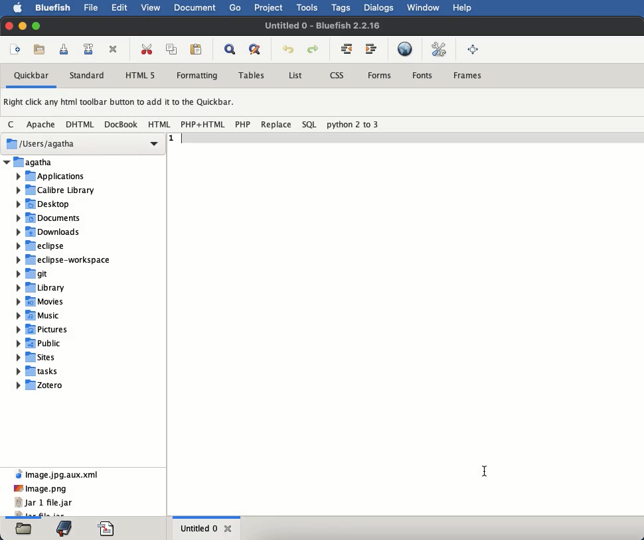 Image resolution: width=644 pixels, height=540 pixels. What do you see at coordinates (380, 8) in the screenshot?
I see `dialogs` at bounding box center [380, 8].